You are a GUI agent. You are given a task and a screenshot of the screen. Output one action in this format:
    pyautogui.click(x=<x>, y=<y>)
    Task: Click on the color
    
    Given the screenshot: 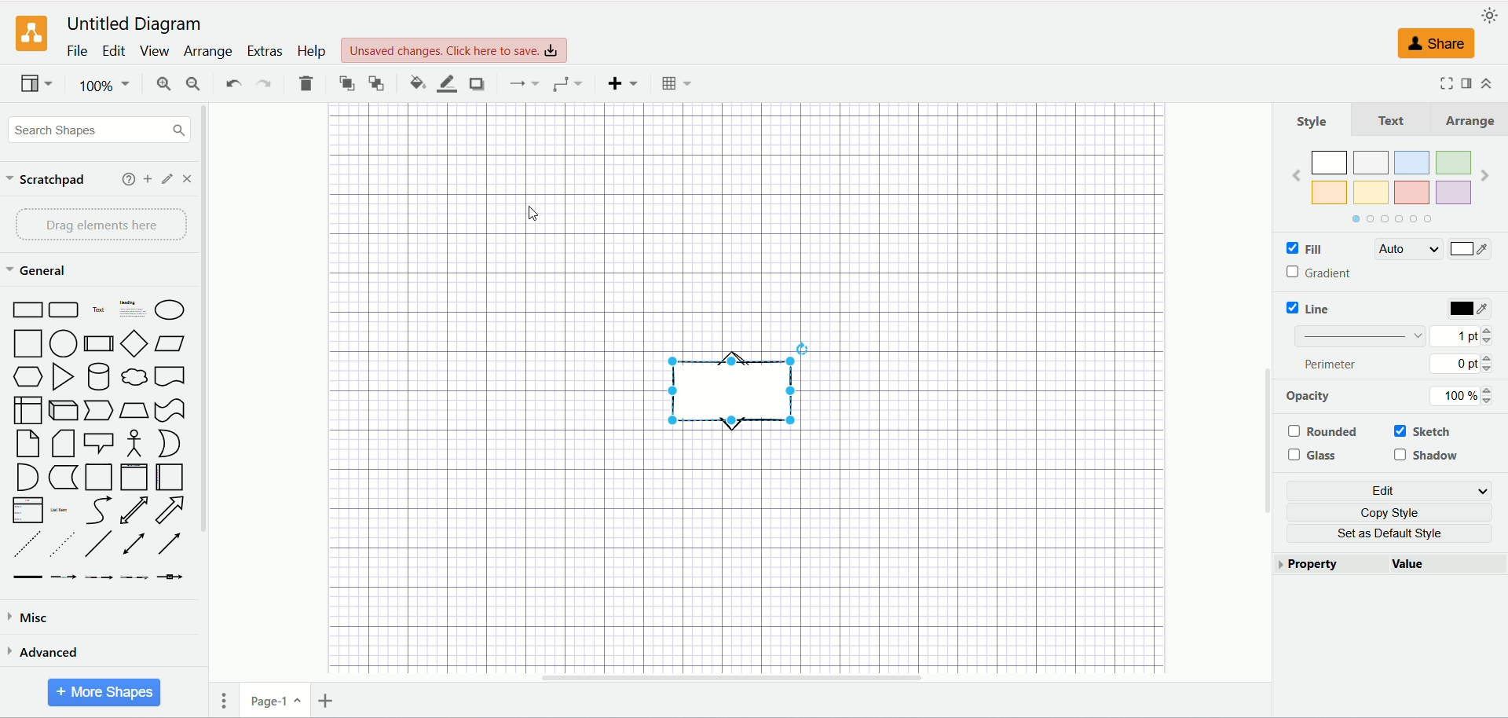 What is the action you would take?
    pyautogui.click(x=1470, y=250)
    